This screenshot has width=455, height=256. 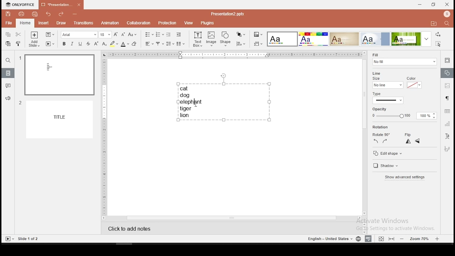 What do you see at coordinates (7, 98) in the screenshot?
I see `support and feedback` at bounding box center [7, 98].